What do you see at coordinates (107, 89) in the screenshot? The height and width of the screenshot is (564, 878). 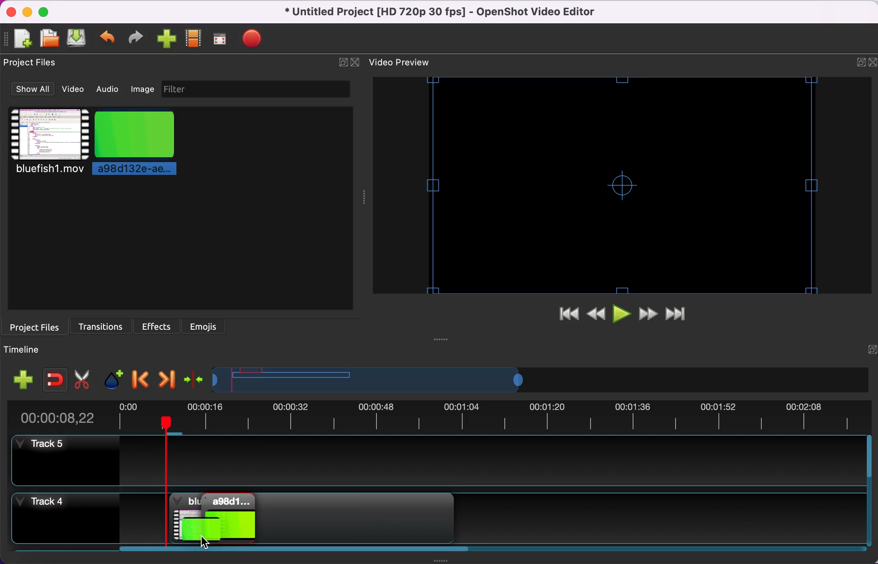 I see `audio` at bounding box center [107, 89].